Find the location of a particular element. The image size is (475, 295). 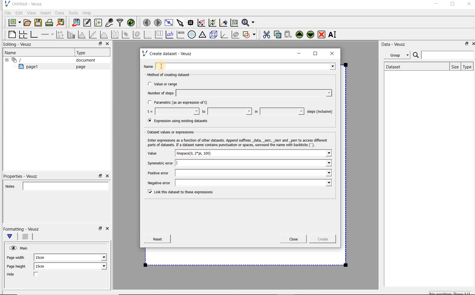

reload linked datasets is located at coordinates (132, 23).